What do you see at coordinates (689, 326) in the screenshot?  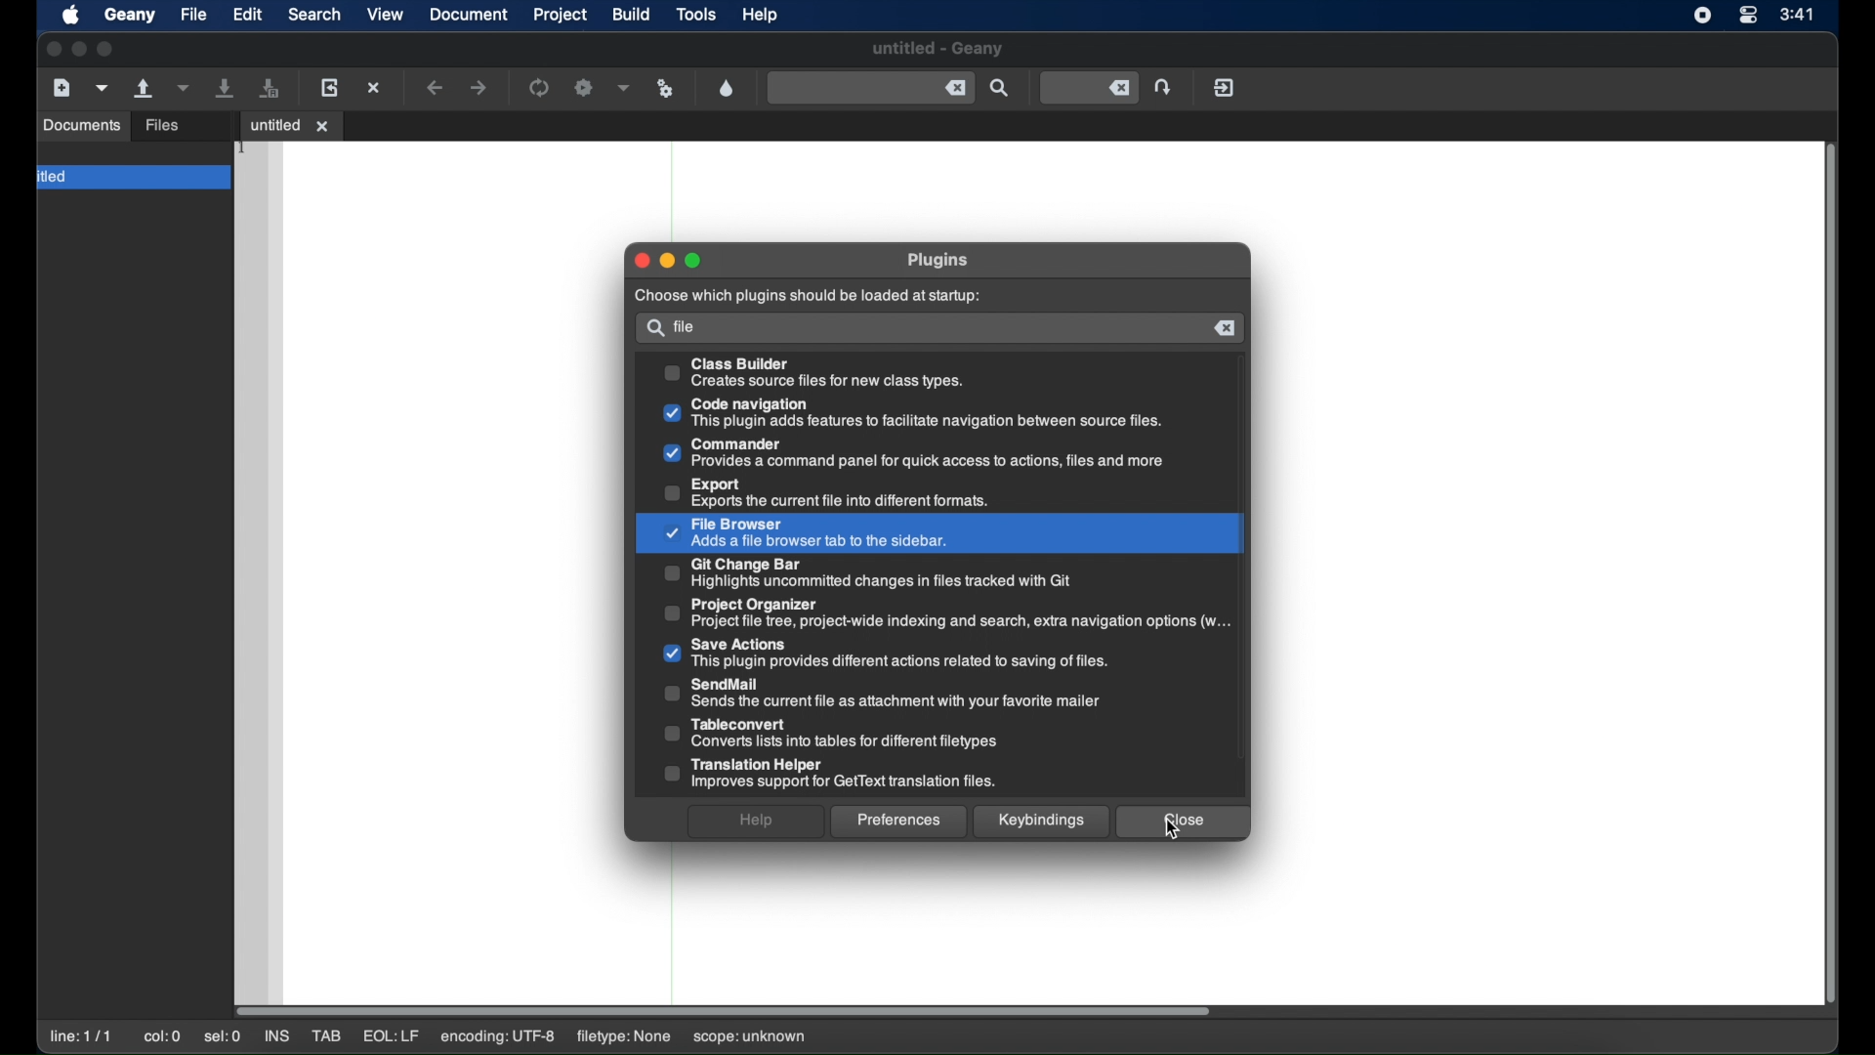 I see `file` at bounding box center [689, 326].